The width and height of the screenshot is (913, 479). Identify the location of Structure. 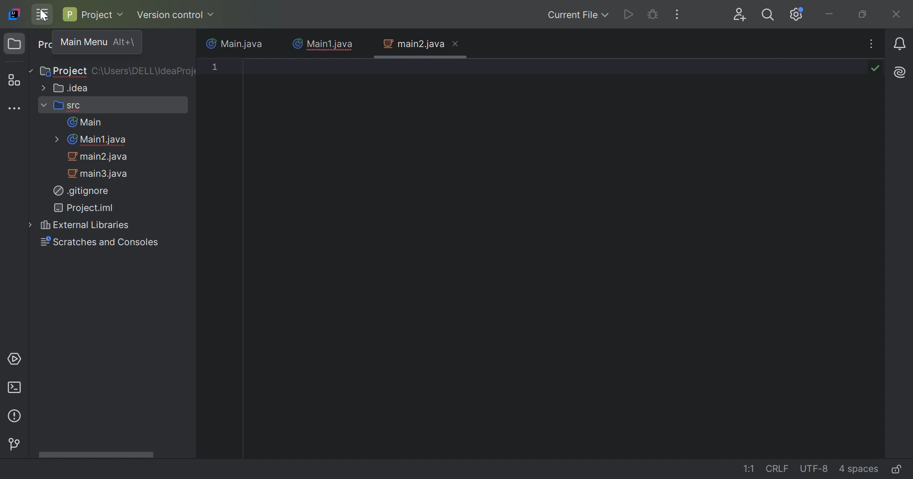
(17, 80).